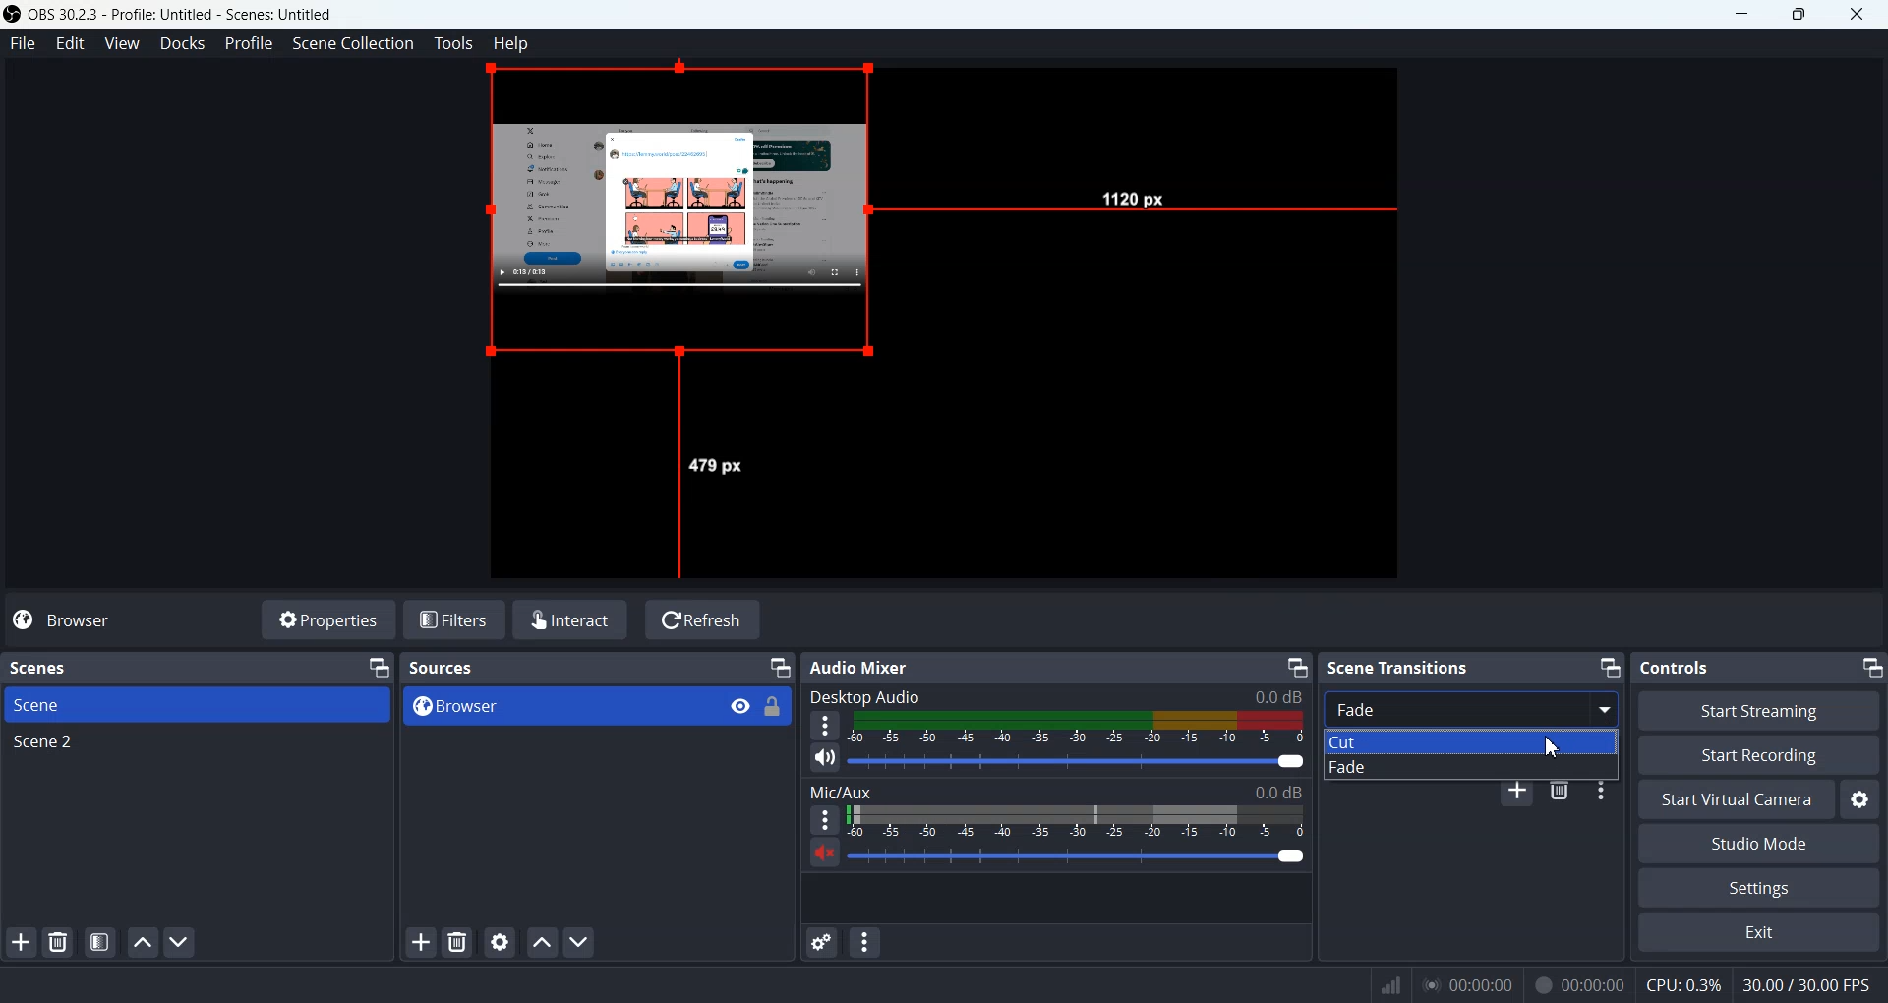 Image resolution: width=1888 pixels, height=1003 pixels. What do you see at coordinates (57, 940) in the screenshot?
I see `Delete selected scene` at bounding box center [57, 940].